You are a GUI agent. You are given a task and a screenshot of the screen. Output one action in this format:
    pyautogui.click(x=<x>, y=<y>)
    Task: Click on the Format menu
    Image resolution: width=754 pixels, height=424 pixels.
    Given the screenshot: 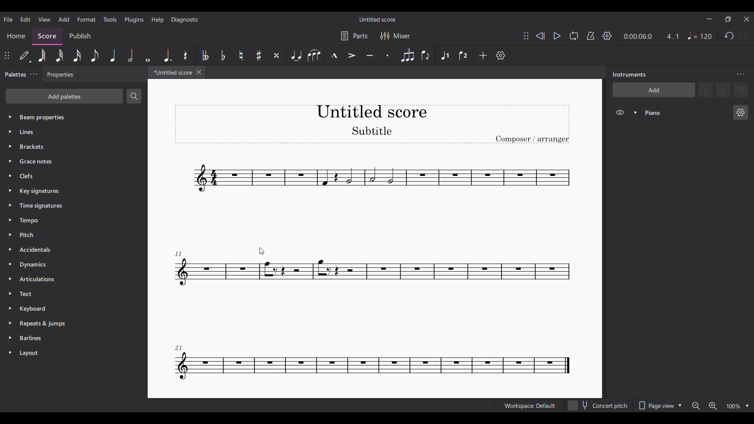 What is the action you would take?
    pyautogui.click(x=86, y=19)
    